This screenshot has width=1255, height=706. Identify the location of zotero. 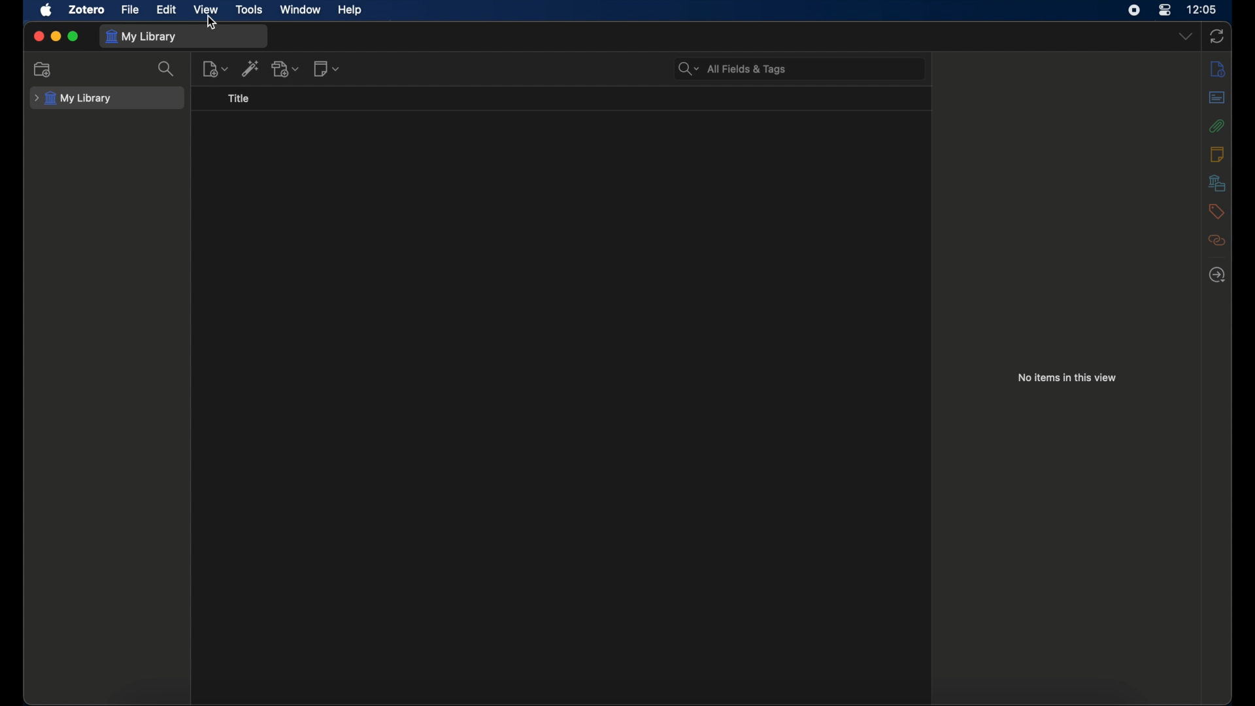
(87, 9).